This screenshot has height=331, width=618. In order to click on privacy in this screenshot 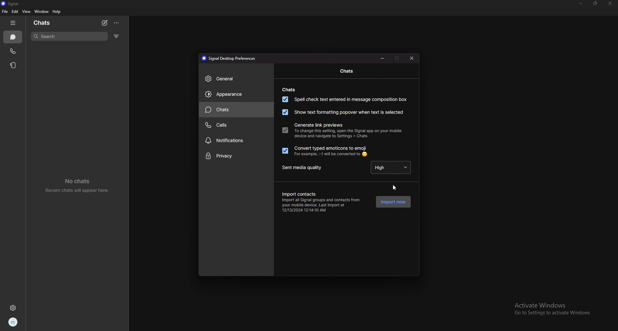, I will do `click(236, 156)`.